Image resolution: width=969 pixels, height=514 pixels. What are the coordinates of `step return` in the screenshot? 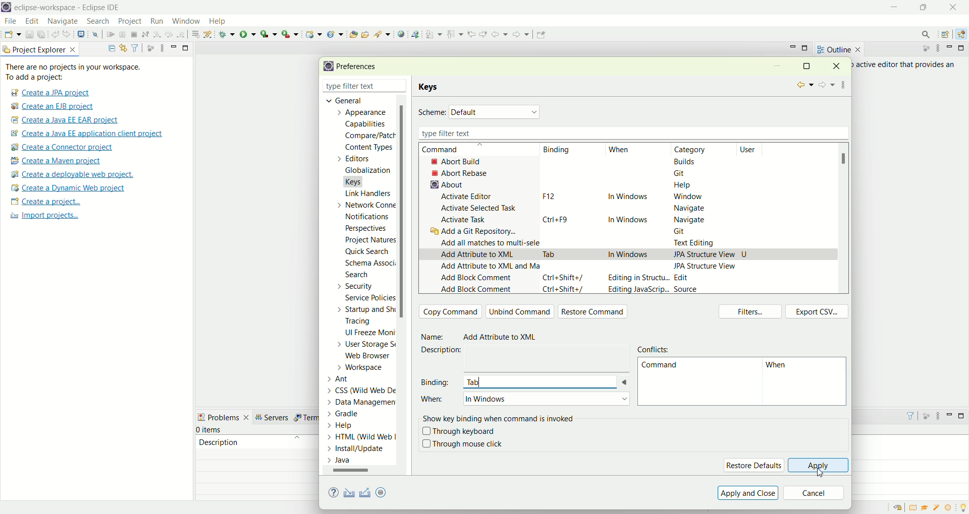 It's located at (183, 33).